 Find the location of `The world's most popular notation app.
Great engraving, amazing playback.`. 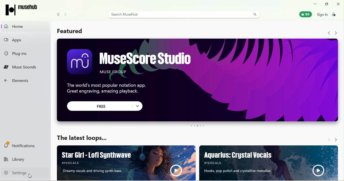

The world's most popular notation app.
Great engraving, amazing playback. is located at coordinates (107, 88).